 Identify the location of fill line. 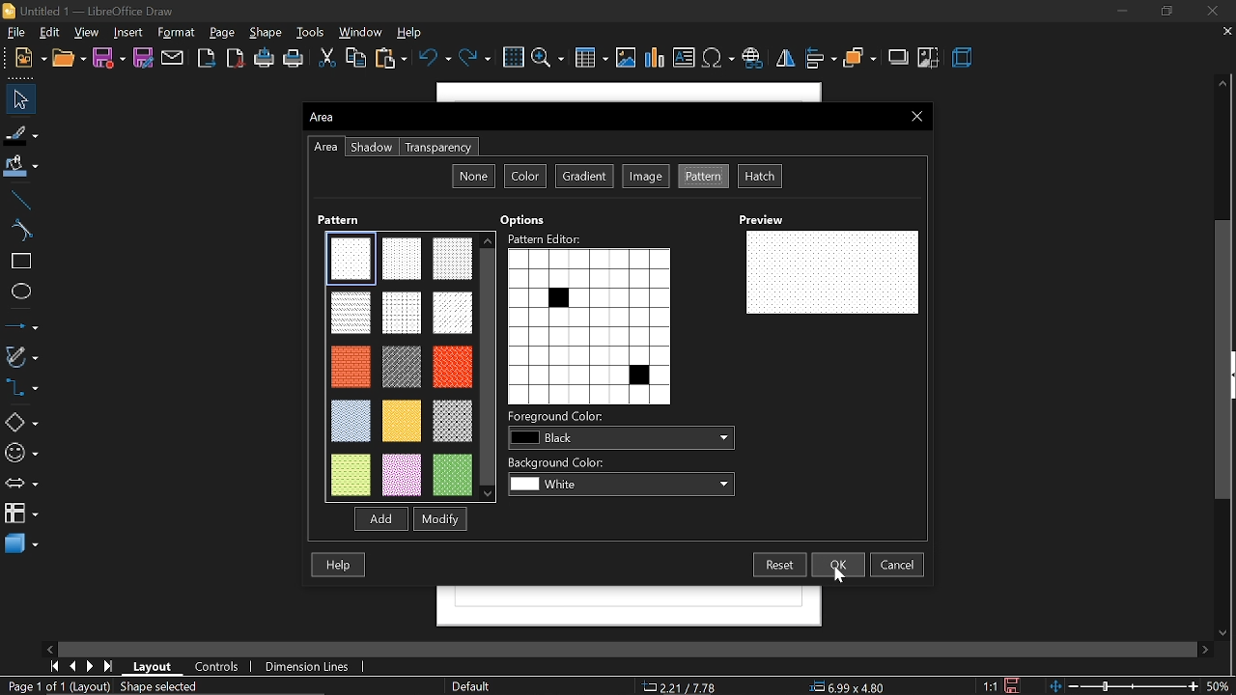
(20, 132).